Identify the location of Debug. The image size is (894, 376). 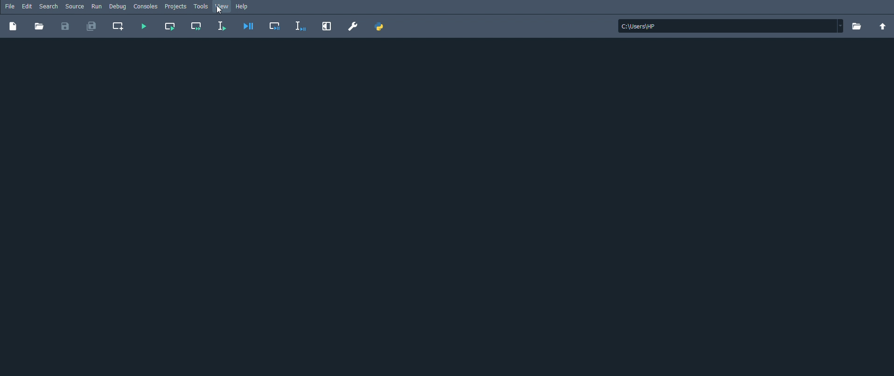
(118, 6).